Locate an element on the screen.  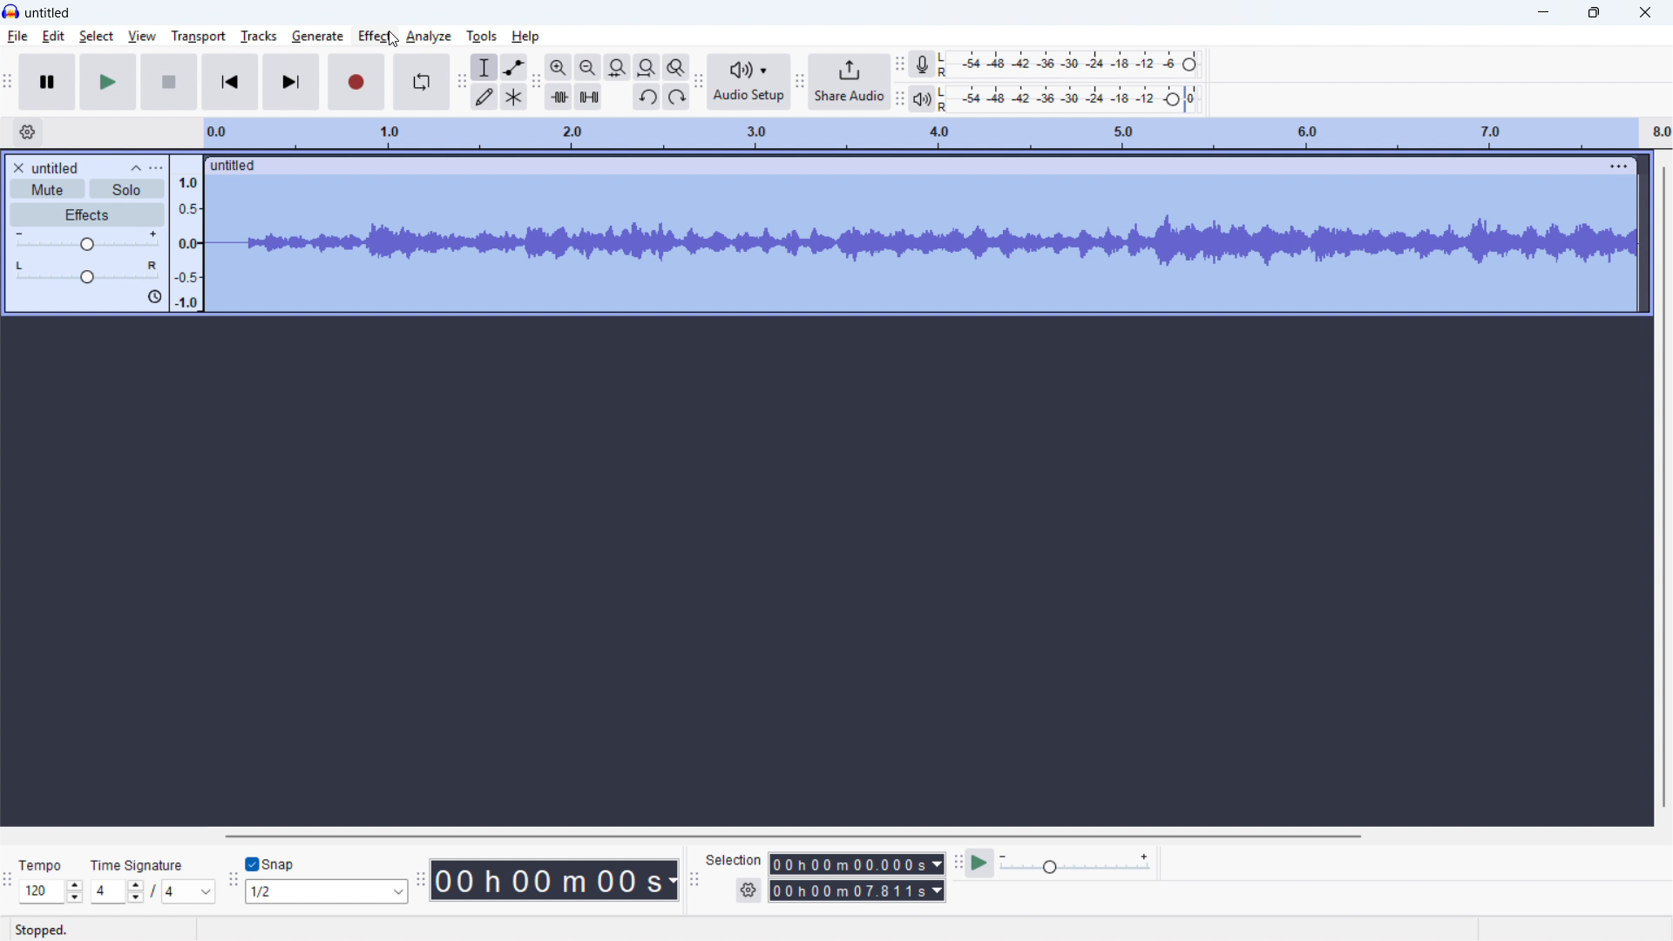
Horizontal scroll bar  is located at coordinates (789, 836).